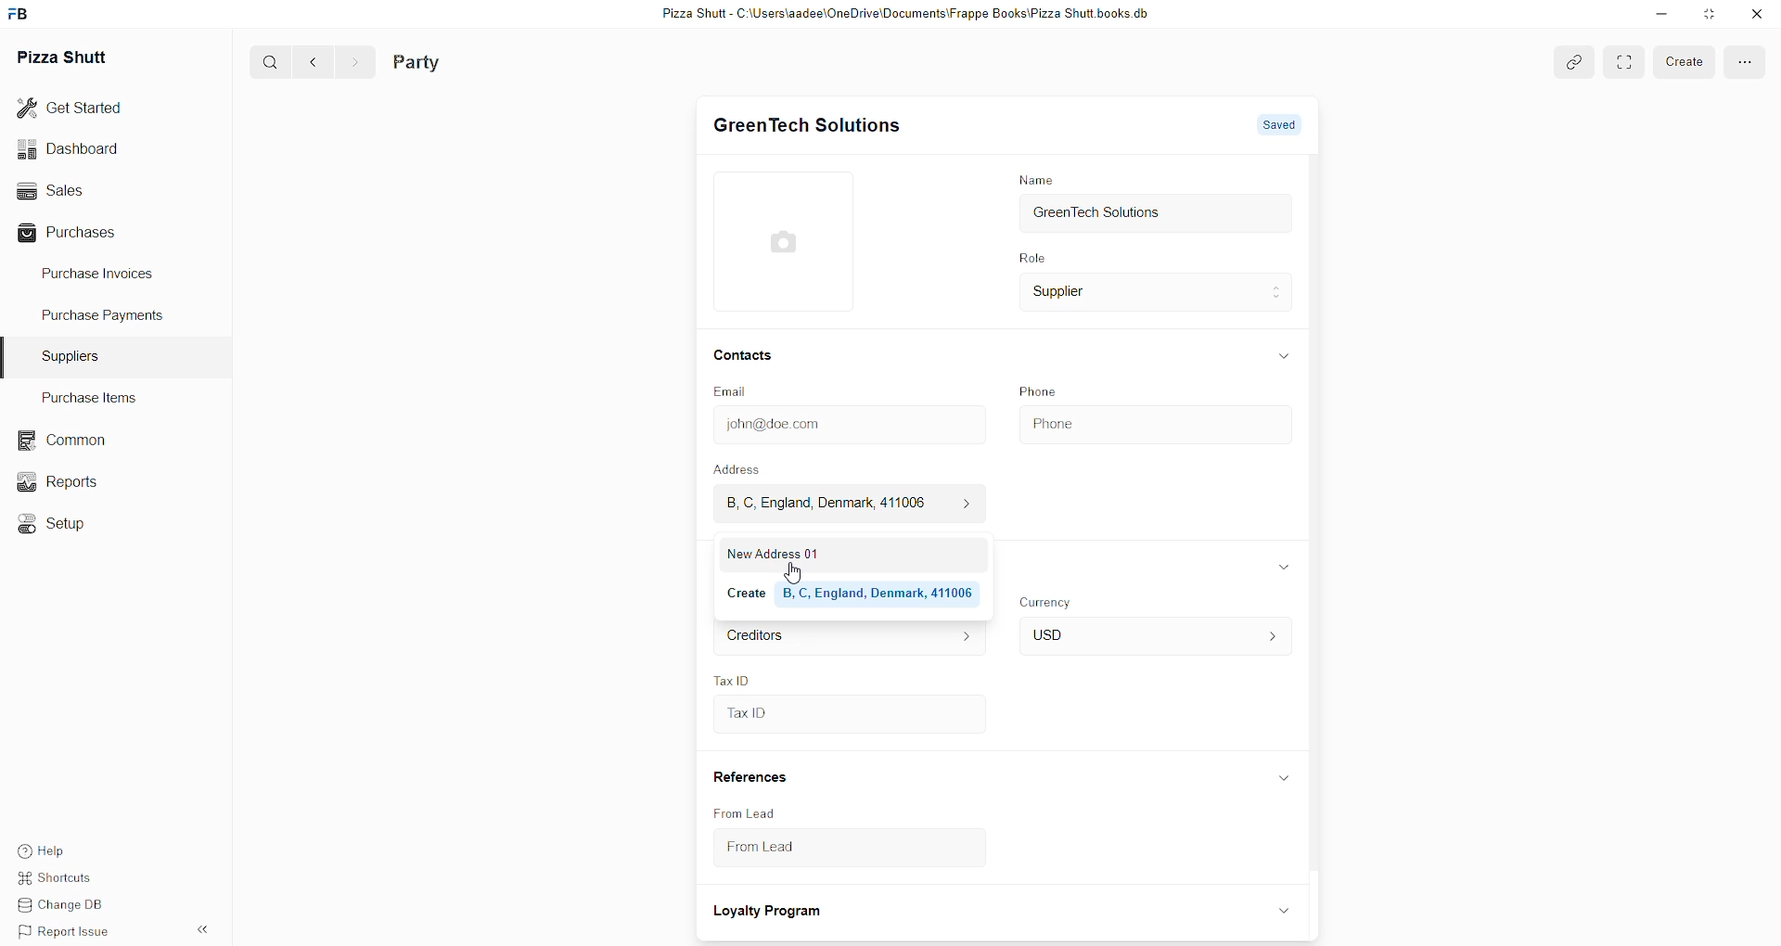 The width and height of the screenshot is (1781, 946). Describe the element at coordinates (96, 397) in the screenshot. I see `Purchase Items` at that location.